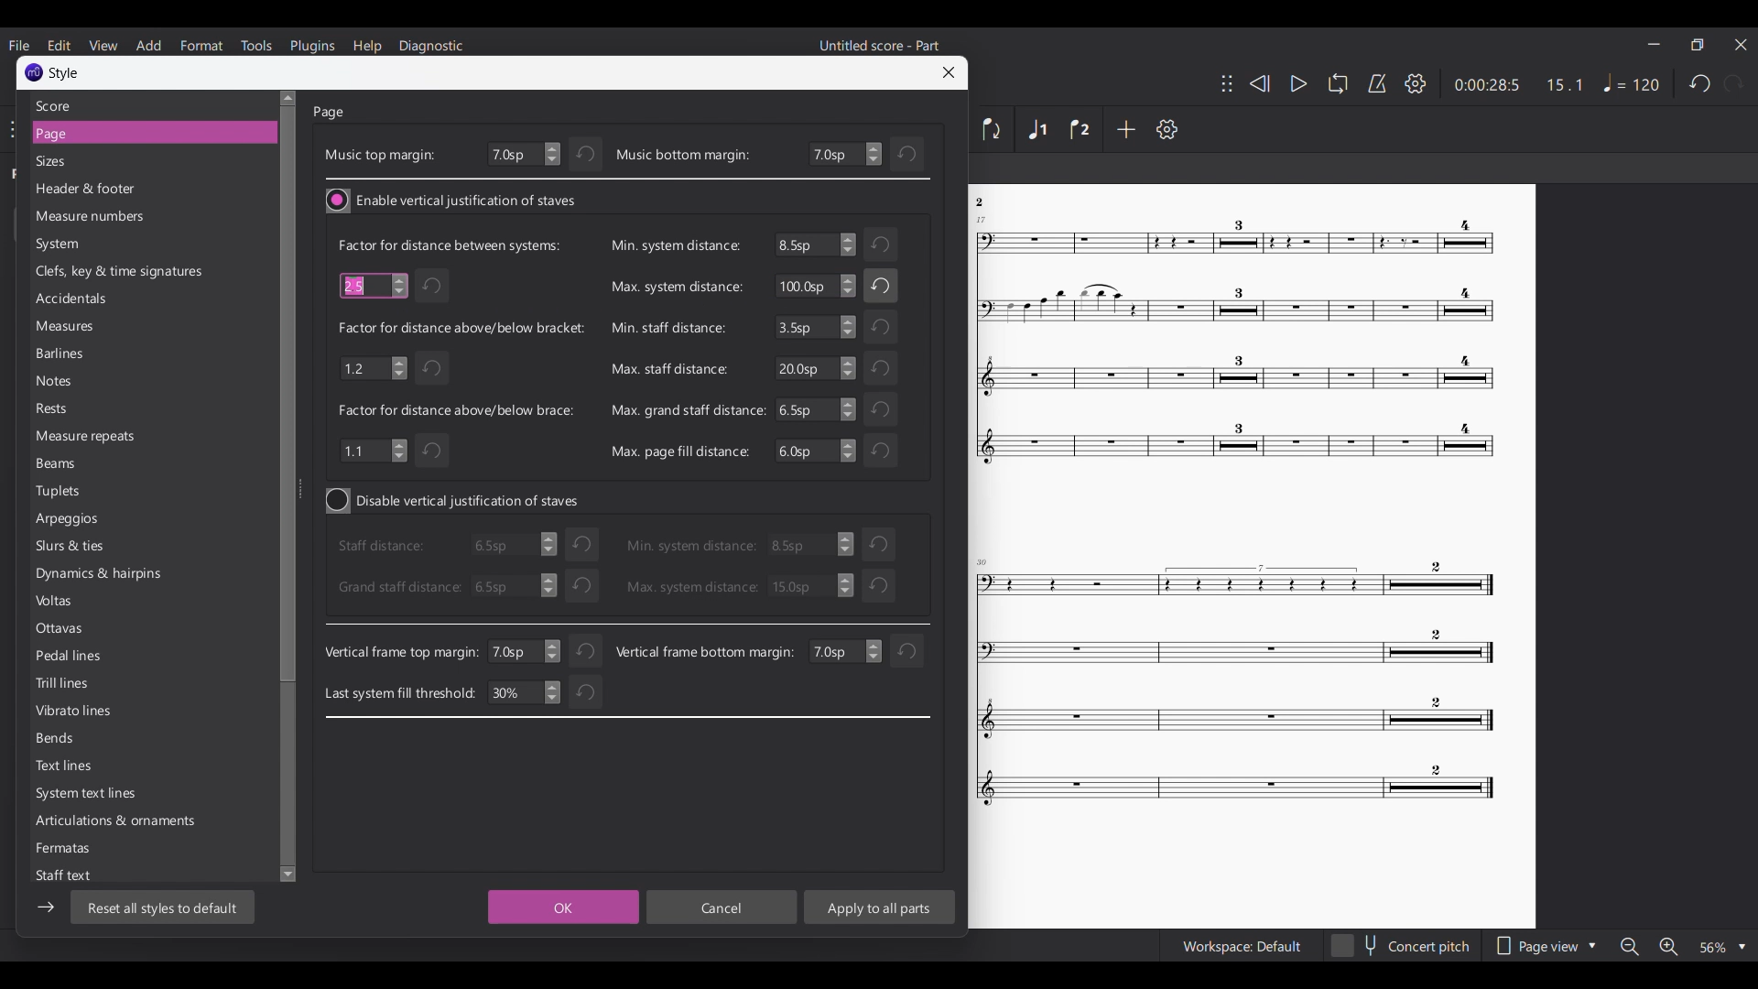  Describe the element at coordinates (883, 245) in the screenshot. I see `Undo` at that location.